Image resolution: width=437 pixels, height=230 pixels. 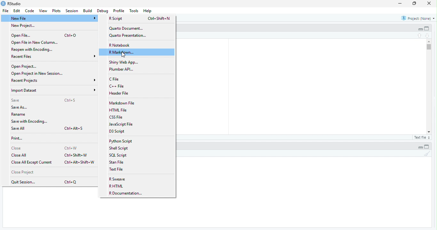 What do you see at coordinates (124, 62) in the screenshot?
I see `Shiny Web App.` at bounding box center [124, 62].